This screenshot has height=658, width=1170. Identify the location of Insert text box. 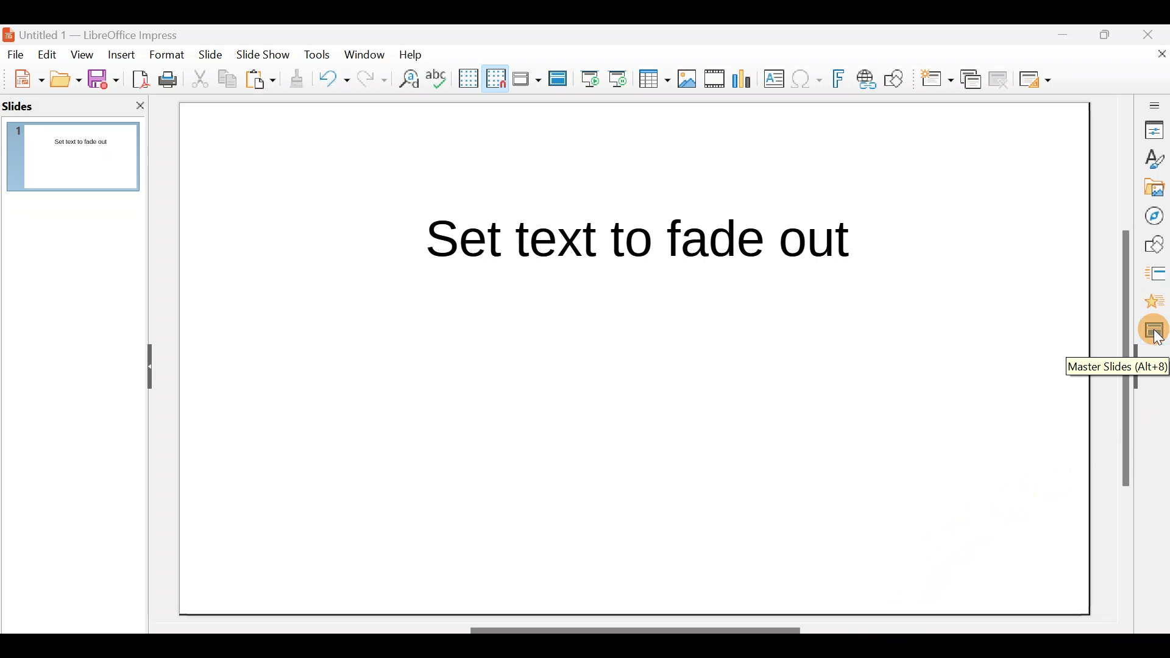
(776, 80).